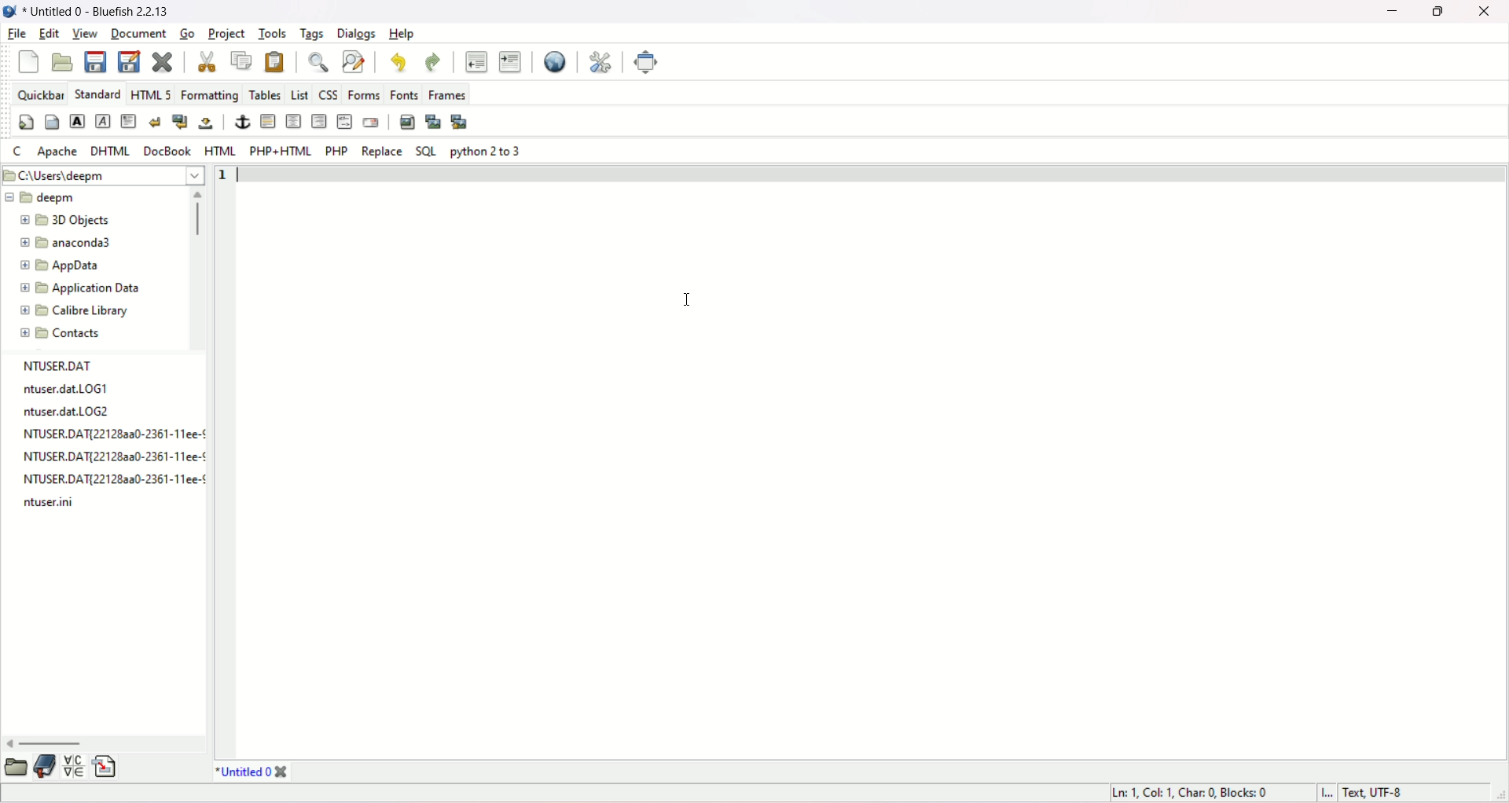 Image resolution: width=1509 pixels, height=803 pixels. I want to click on folder name, so click(83, 288).